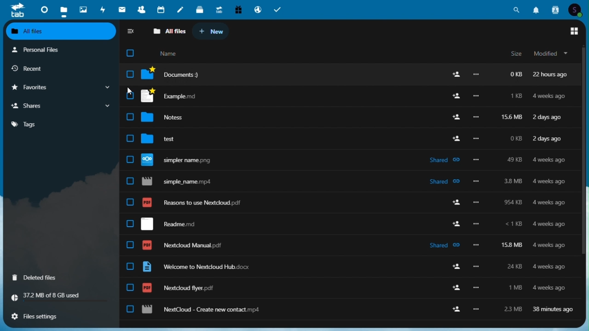 This screenshot has height=331, width=589. I want to click on more options, so click(478, 288).